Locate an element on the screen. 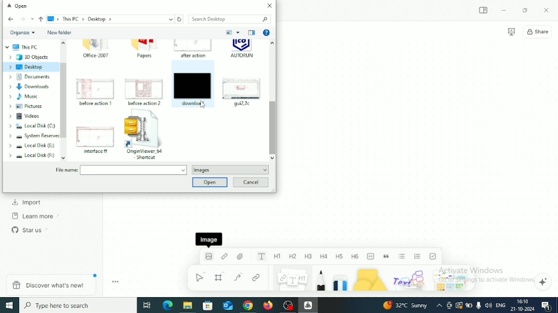 The width and height of the screenshot is (558, 313). Heading  4 is located at coordinates (324, 257).